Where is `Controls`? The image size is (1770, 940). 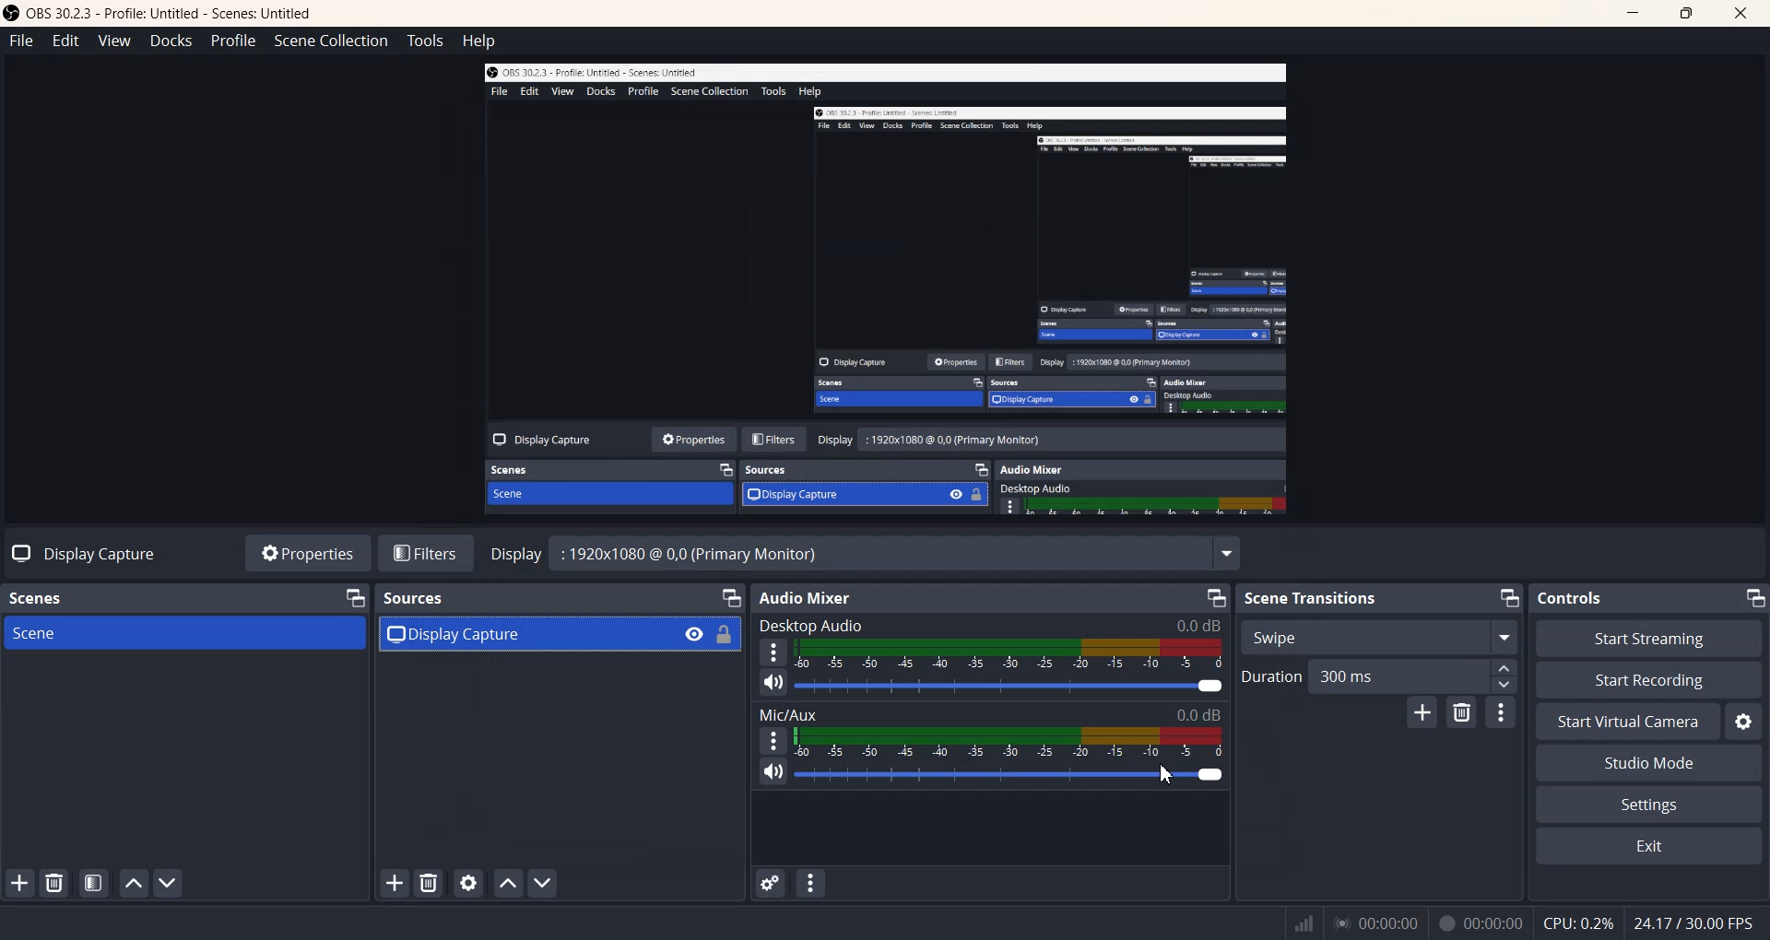 Controls is located at coordinates (1578, 597).